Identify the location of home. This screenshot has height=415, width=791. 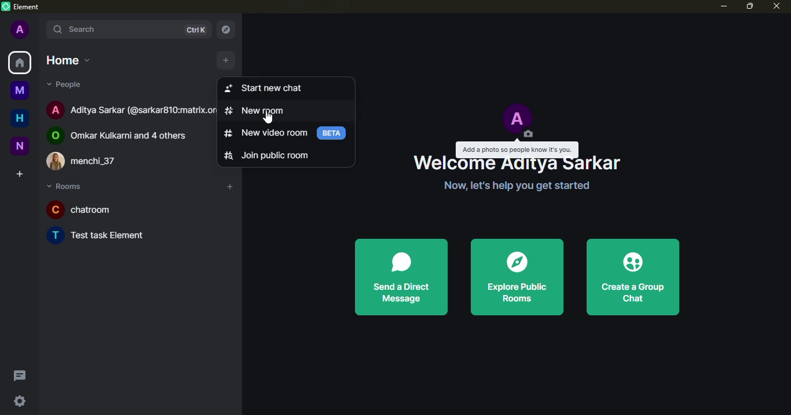
(69, 61).